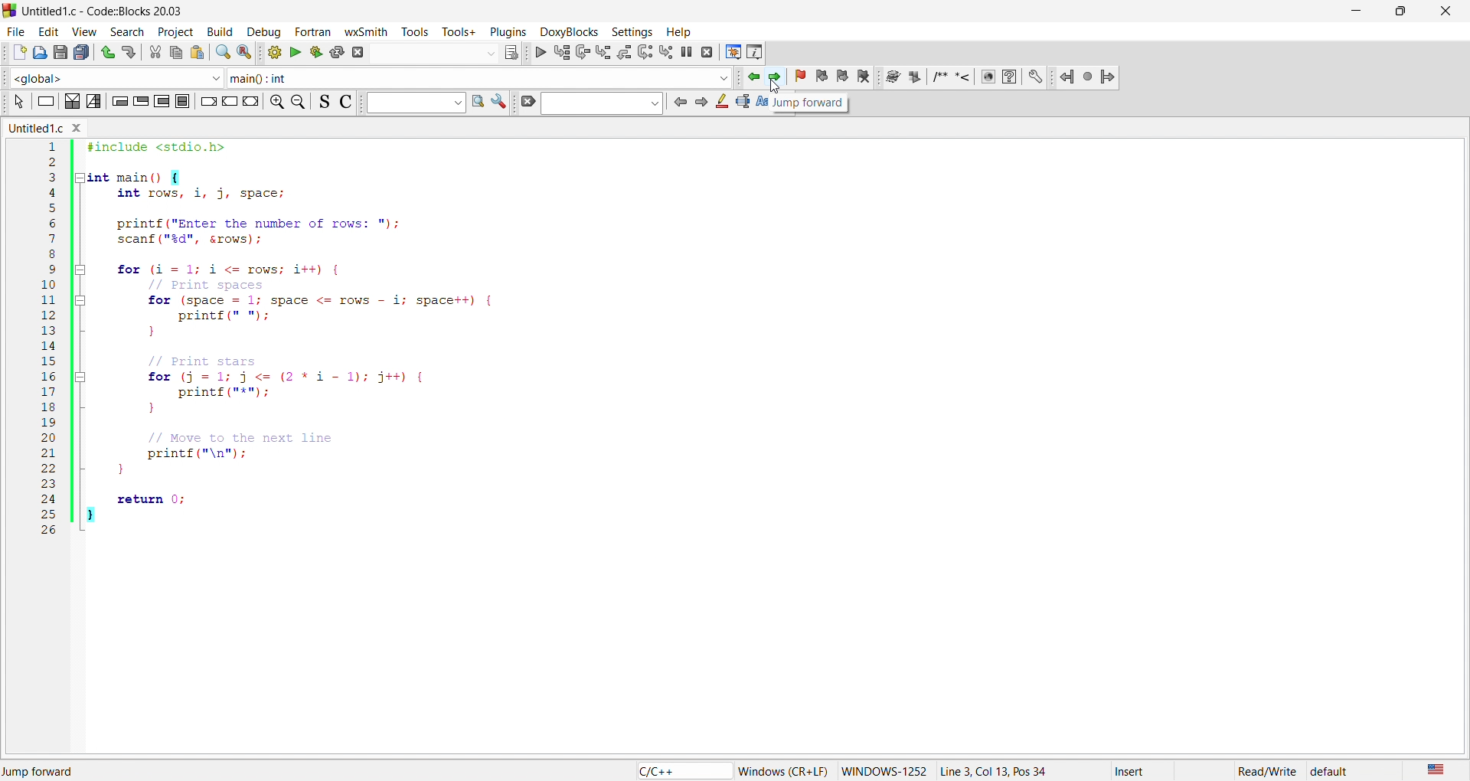 This screenshot has width=1470, height=781. Describe the element at coordinates (700, 103) in the screenshot. I see `icon` at that location.